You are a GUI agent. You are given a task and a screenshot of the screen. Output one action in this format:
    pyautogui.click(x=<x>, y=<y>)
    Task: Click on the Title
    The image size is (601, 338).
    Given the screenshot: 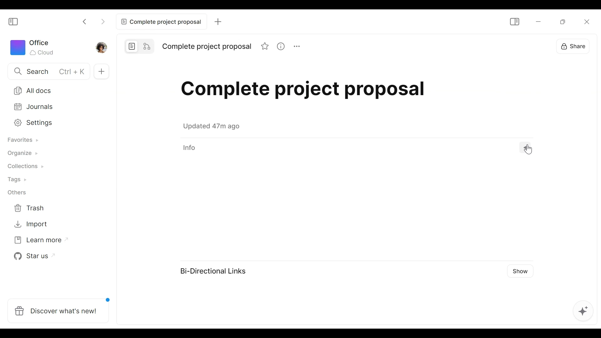 What is the action you would take?
    pyautogui.click(x=207, y=47)
    